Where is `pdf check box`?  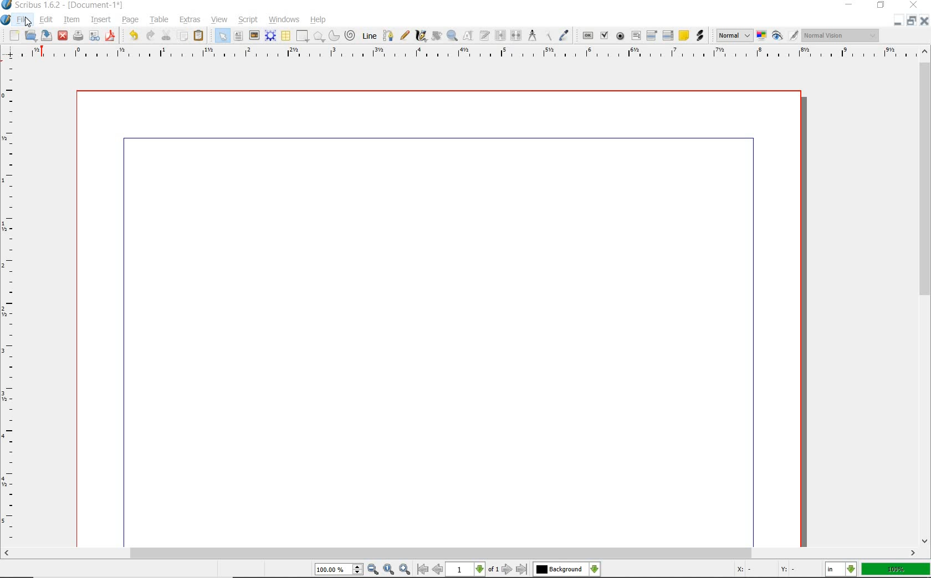
pdf check box is located at coordinates (603, 35).